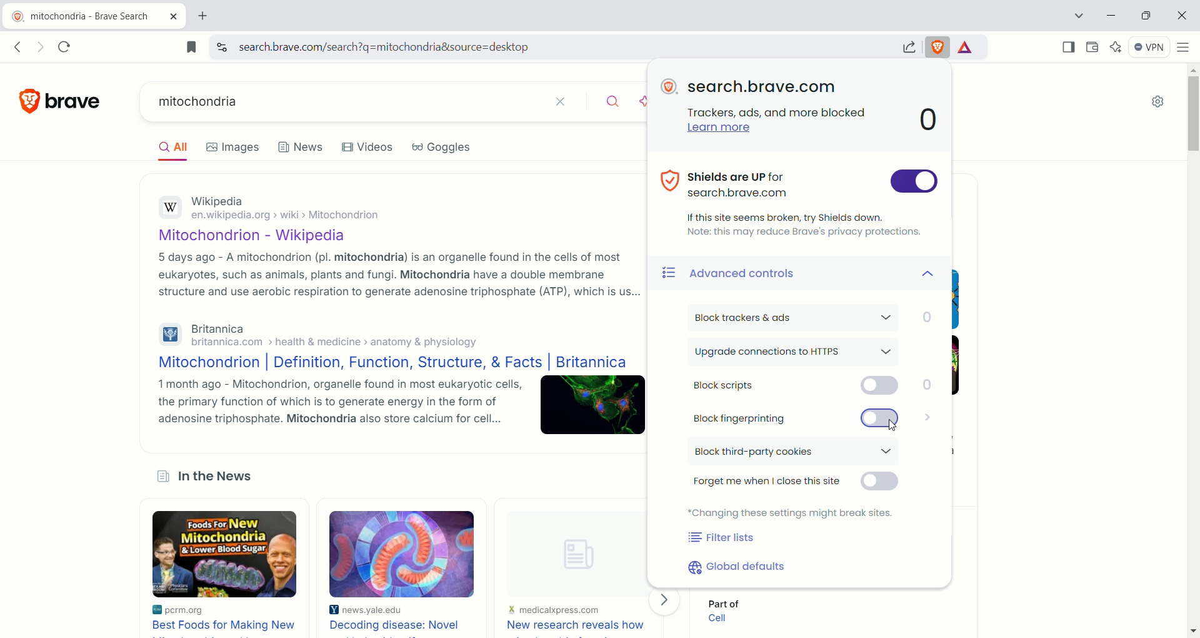 The height and width of the screenshot is (638, 1200). Describe the element at coordinates (925, 418) in the screenshot. I see `Block fingerprinting ` at that location.